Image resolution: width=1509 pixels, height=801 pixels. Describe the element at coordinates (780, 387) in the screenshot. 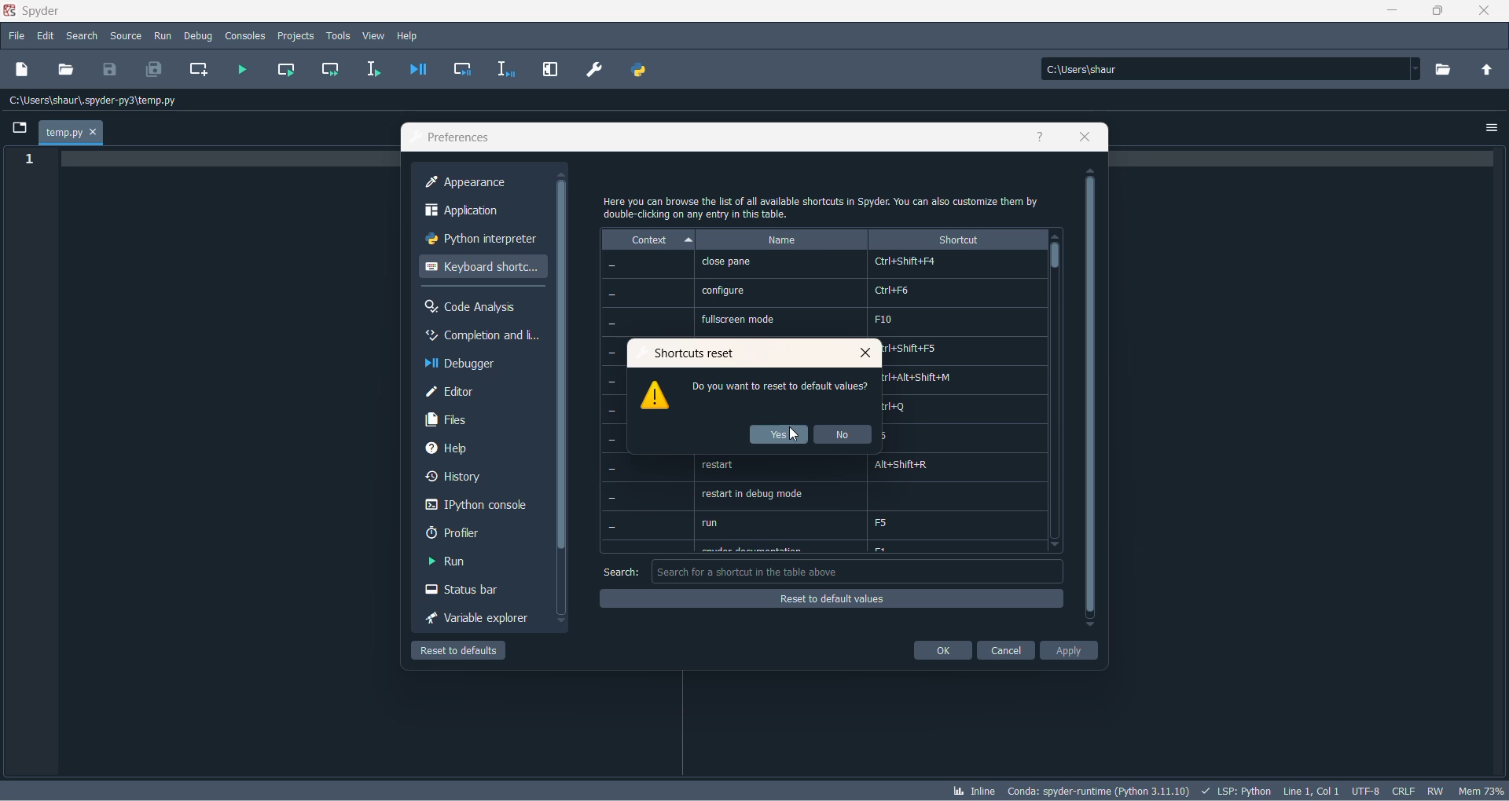

I see `text` at that location.